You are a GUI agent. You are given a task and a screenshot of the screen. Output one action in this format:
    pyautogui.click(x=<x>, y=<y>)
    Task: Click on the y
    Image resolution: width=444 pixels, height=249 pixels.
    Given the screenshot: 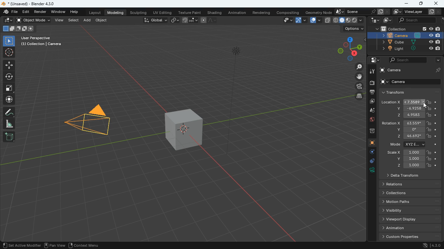 What is the action you would take?
    pyautogui.click(x=413, y=159)
    